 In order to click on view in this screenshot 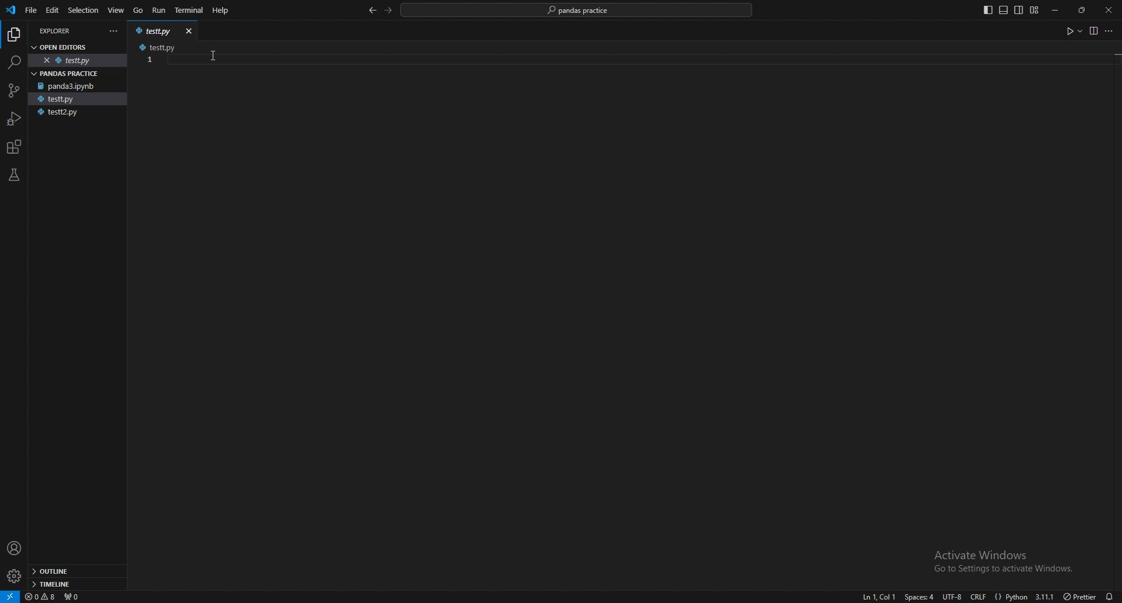, I will do `click(1093, 30)`.